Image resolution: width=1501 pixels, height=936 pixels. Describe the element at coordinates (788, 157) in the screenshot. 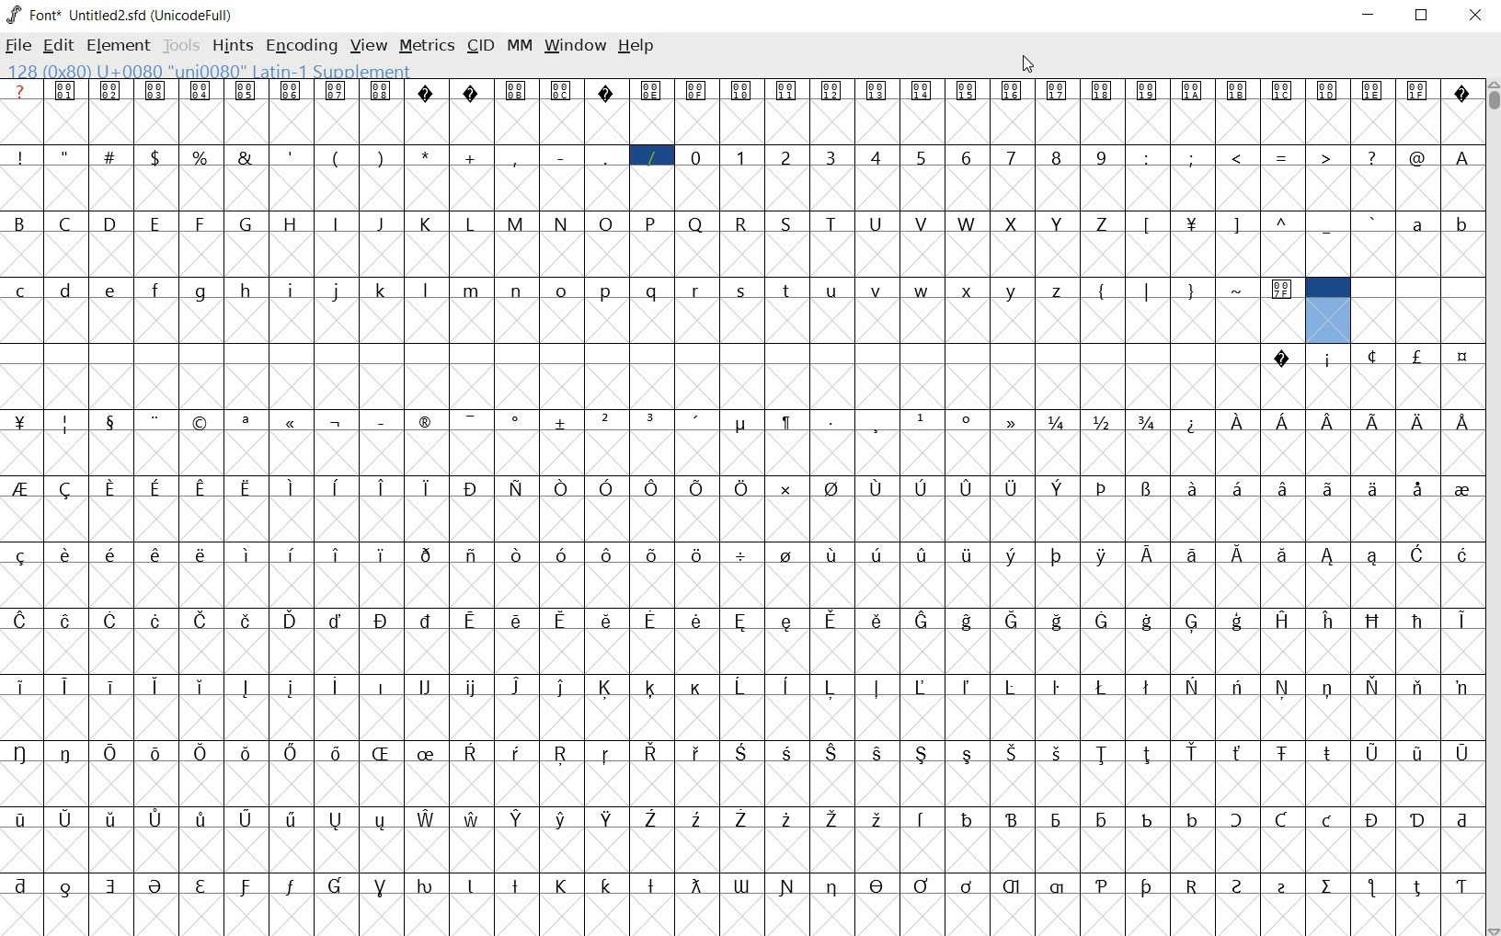

I see `2` at that location.